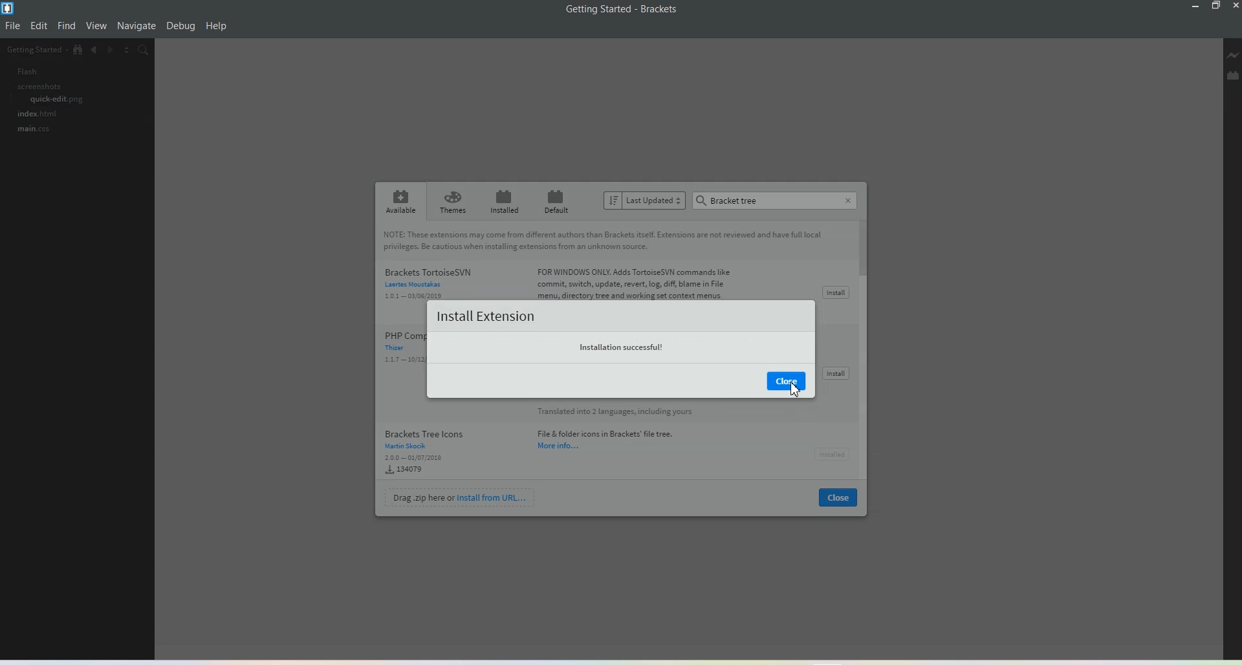  Describe the element at coordinates (29, 131) in the screenshot. I see `main.css` at that location.